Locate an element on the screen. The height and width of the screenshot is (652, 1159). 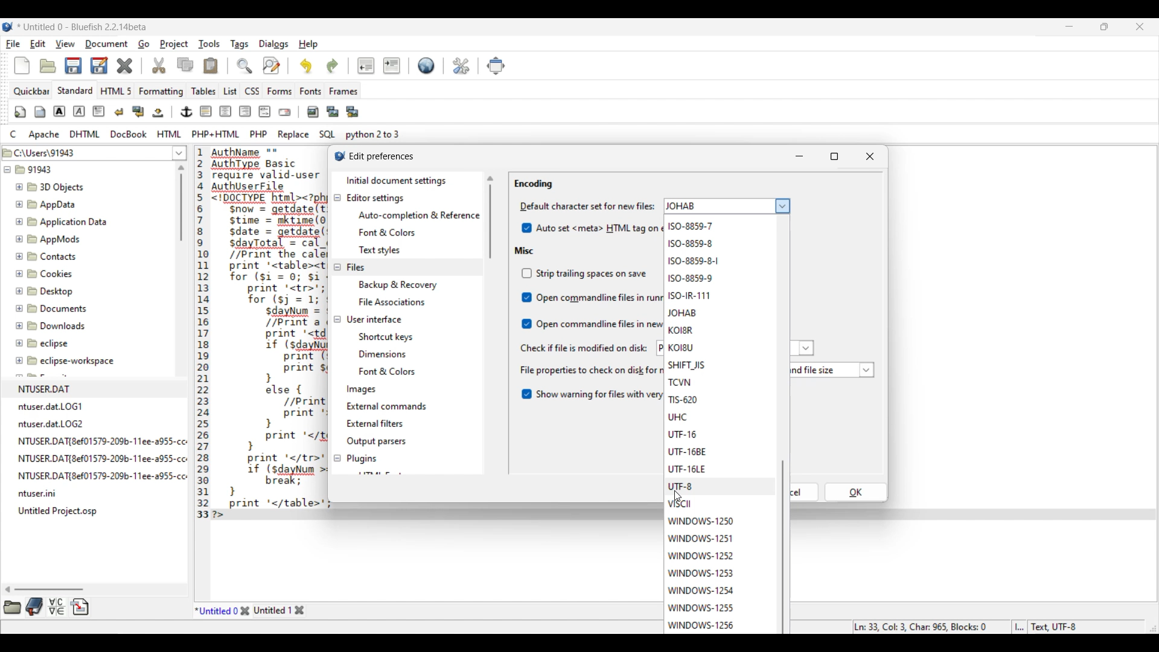
Standard is located at coordinates (75, 91).